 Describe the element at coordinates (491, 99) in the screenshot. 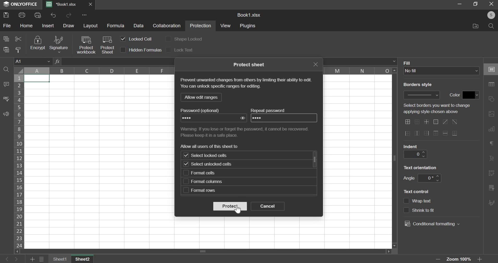

I see `right side bar` at that location.